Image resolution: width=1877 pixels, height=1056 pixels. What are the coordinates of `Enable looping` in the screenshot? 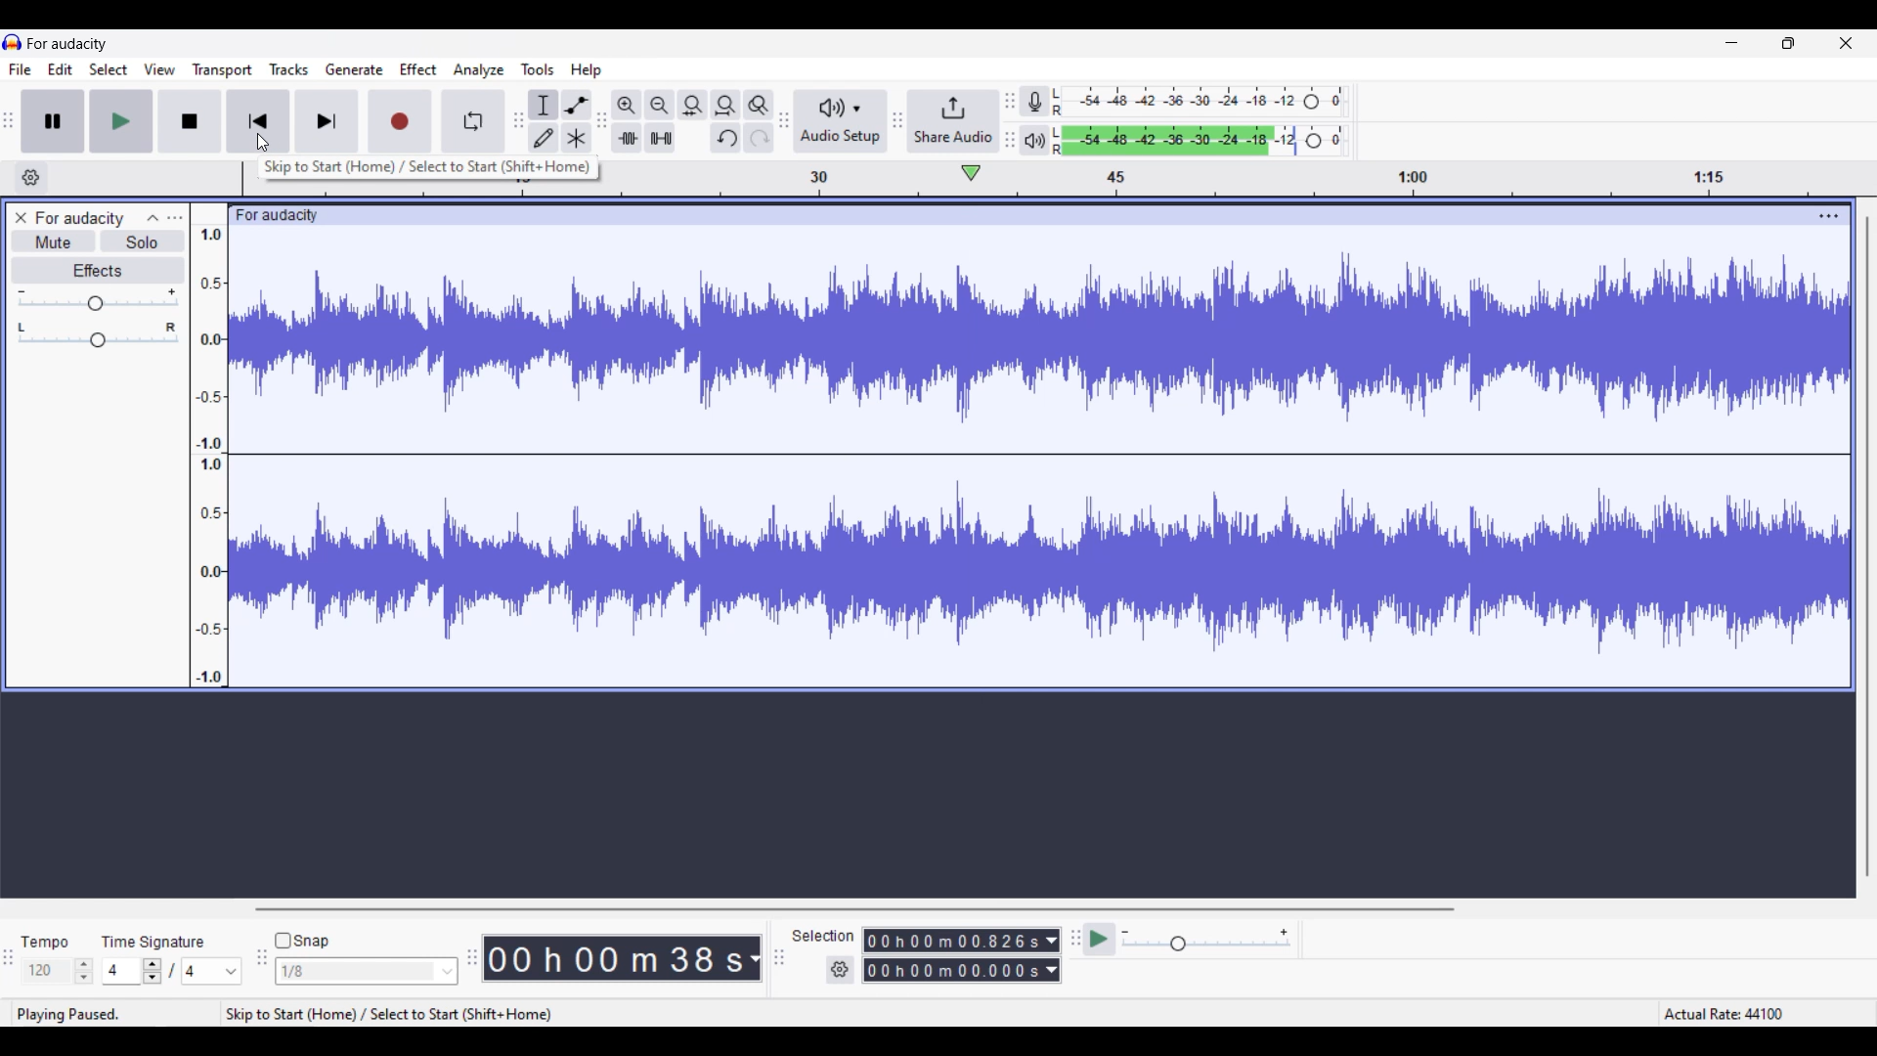 It's located at (472, 121).